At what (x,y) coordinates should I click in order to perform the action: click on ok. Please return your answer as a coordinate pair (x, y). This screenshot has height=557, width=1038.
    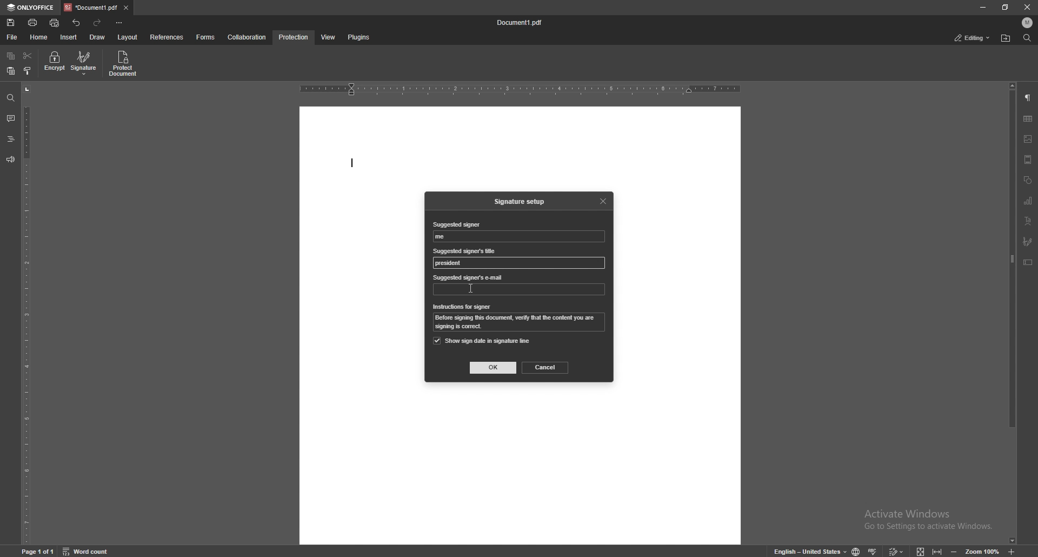
    Looking at the image, I should click on (494, 368).